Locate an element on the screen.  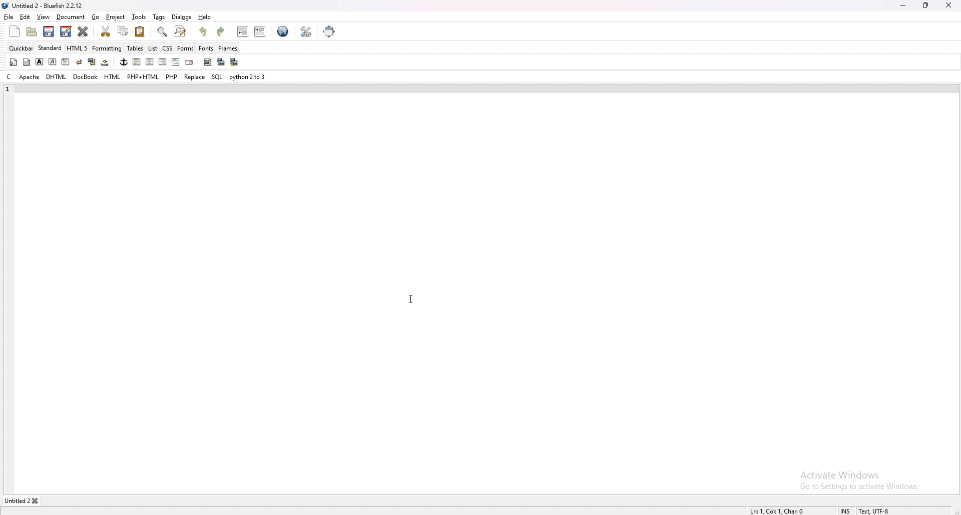
unindent is located at coordinates (243, 31).